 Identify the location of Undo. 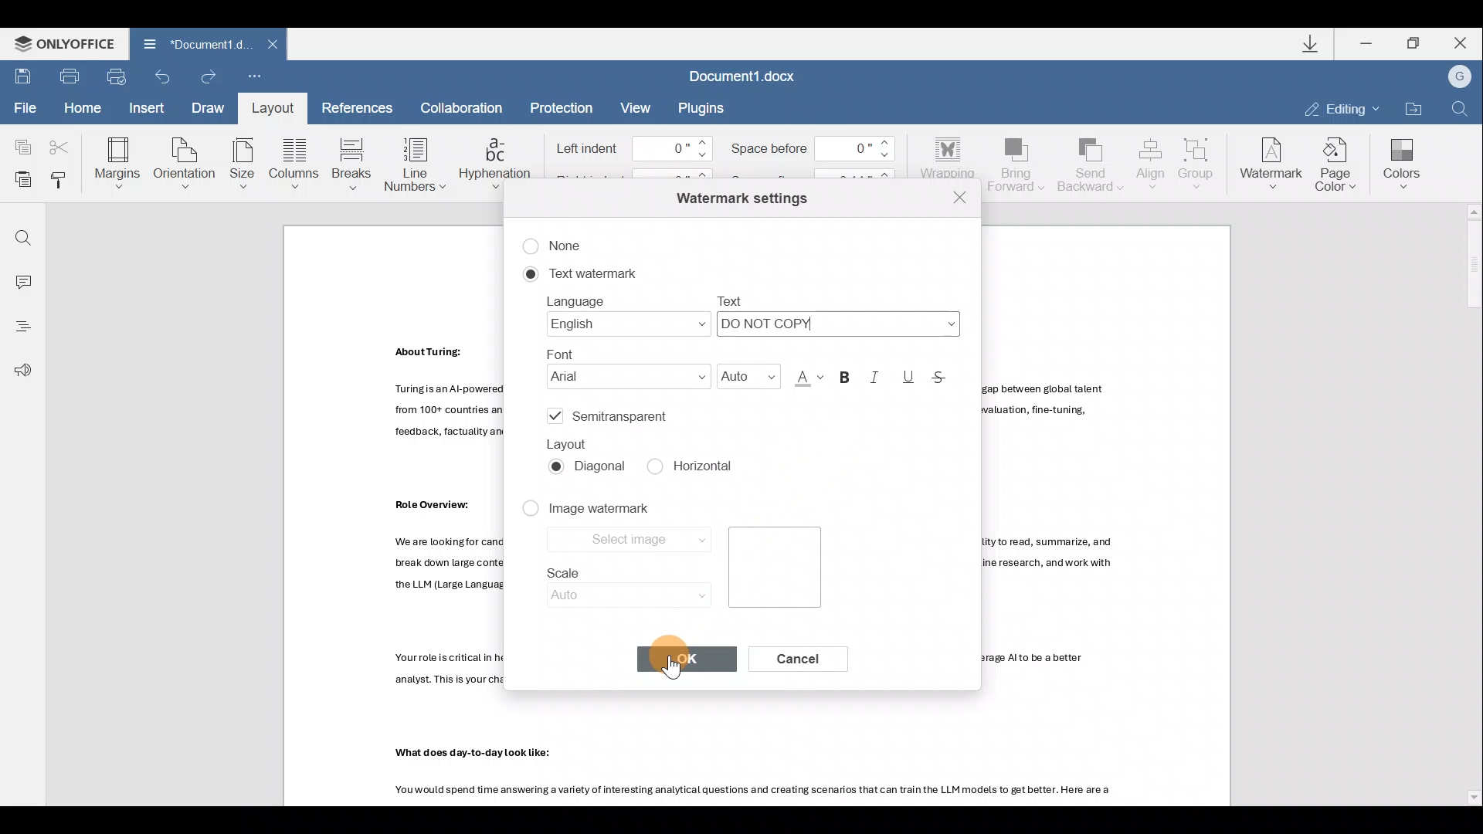
(165, 76).